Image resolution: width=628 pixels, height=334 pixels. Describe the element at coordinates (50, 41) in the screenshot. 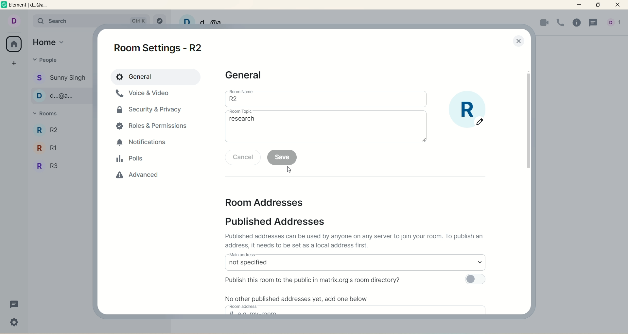

I see `home` at that location.